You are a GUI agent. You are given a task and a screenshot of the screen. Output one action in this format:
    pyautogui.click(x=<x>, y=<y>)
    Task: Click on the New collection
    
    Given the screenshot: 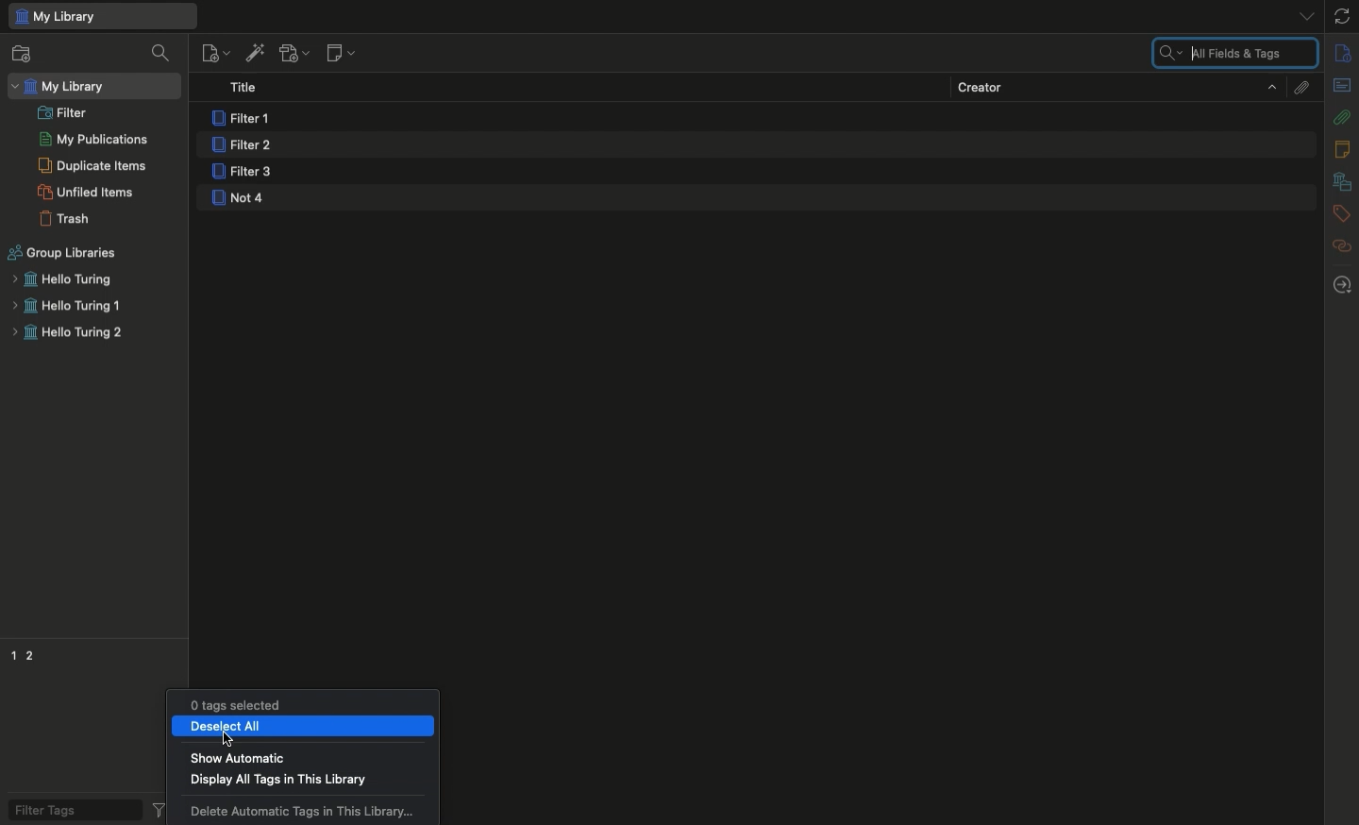 What is the action you would take?
    pyautogui.click(x=22, y=56)
    